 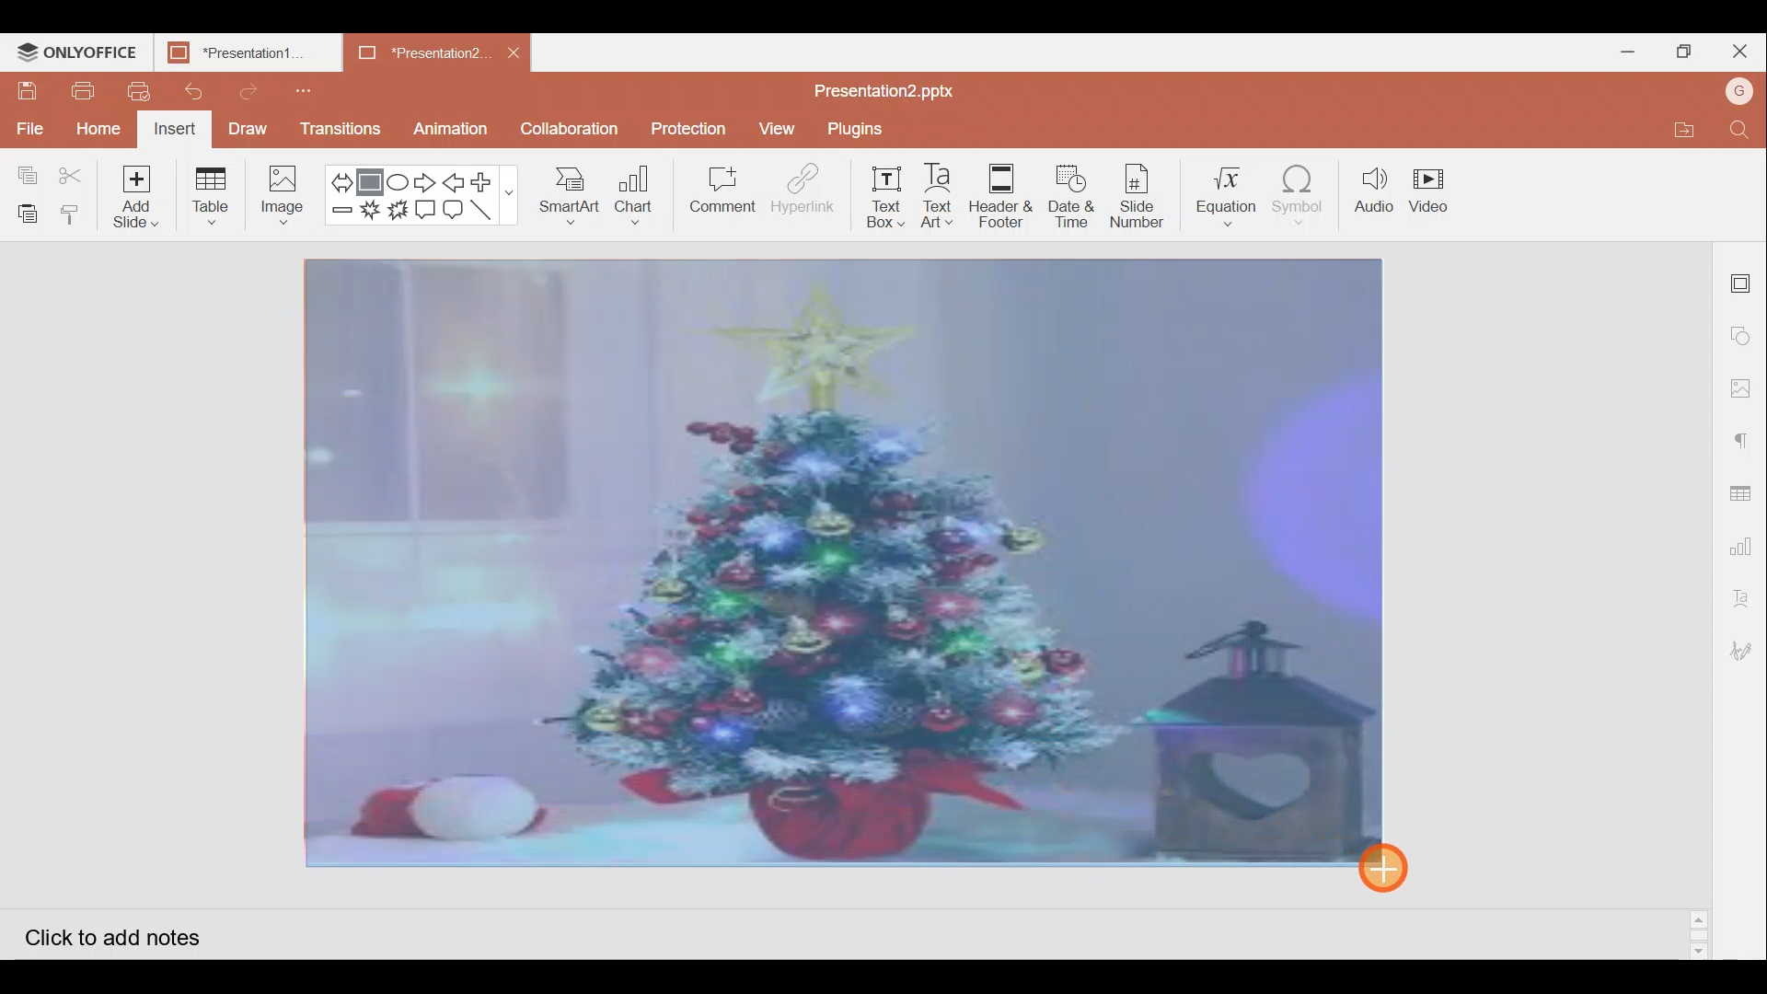 I want to click on Comment, so click(x=719, y=191).